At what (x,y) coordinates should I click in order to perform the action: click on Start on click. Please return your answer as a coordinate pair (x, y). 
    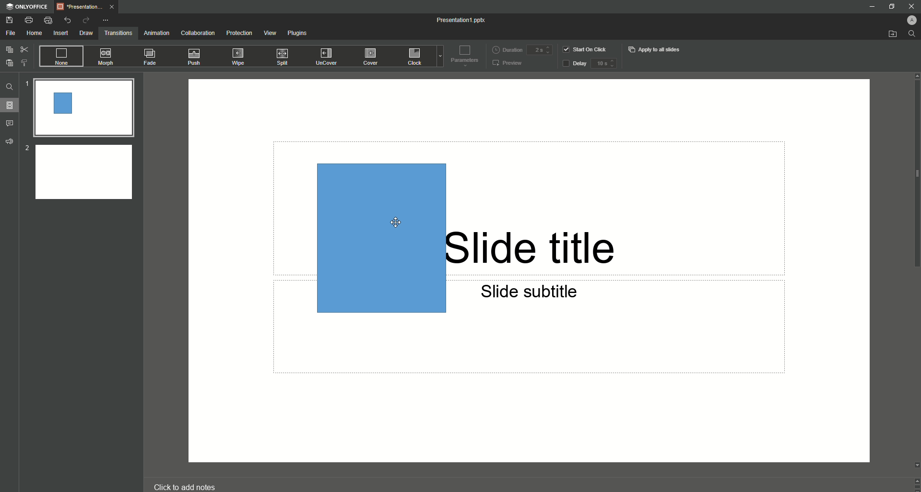
    Looking at the image, I should click on (586, 49).